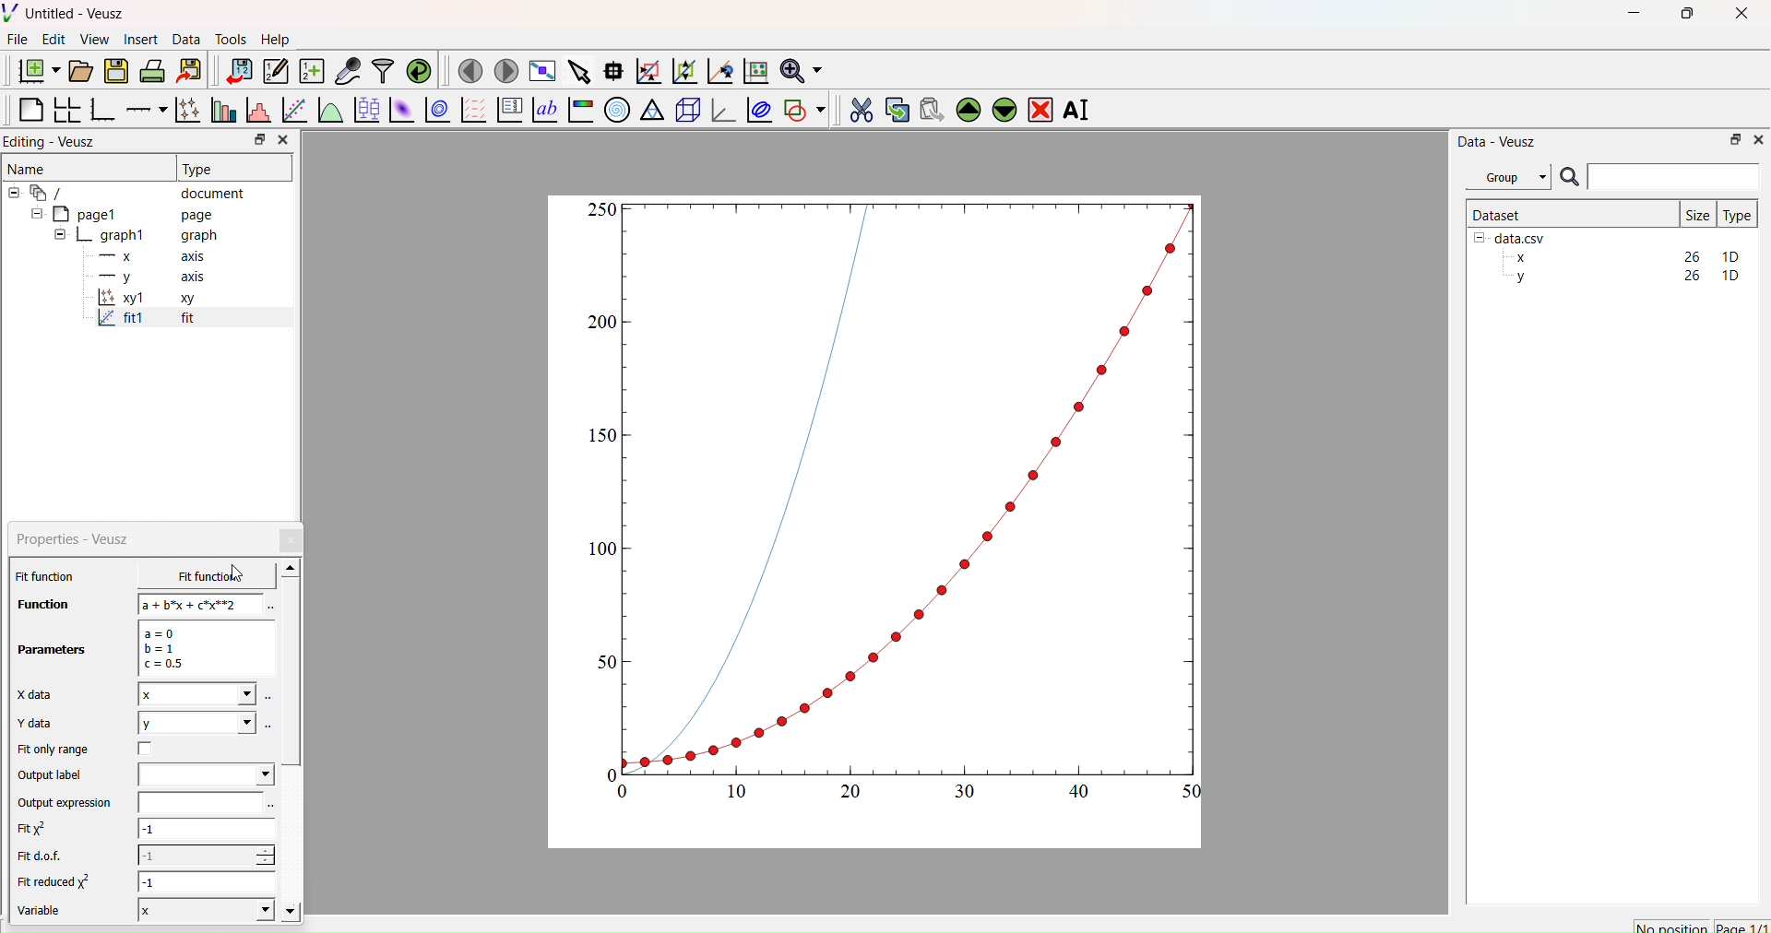  What do you see at coordinates (196, 723) in the screenshot?
I see `y` at bounding box center [196, 723].